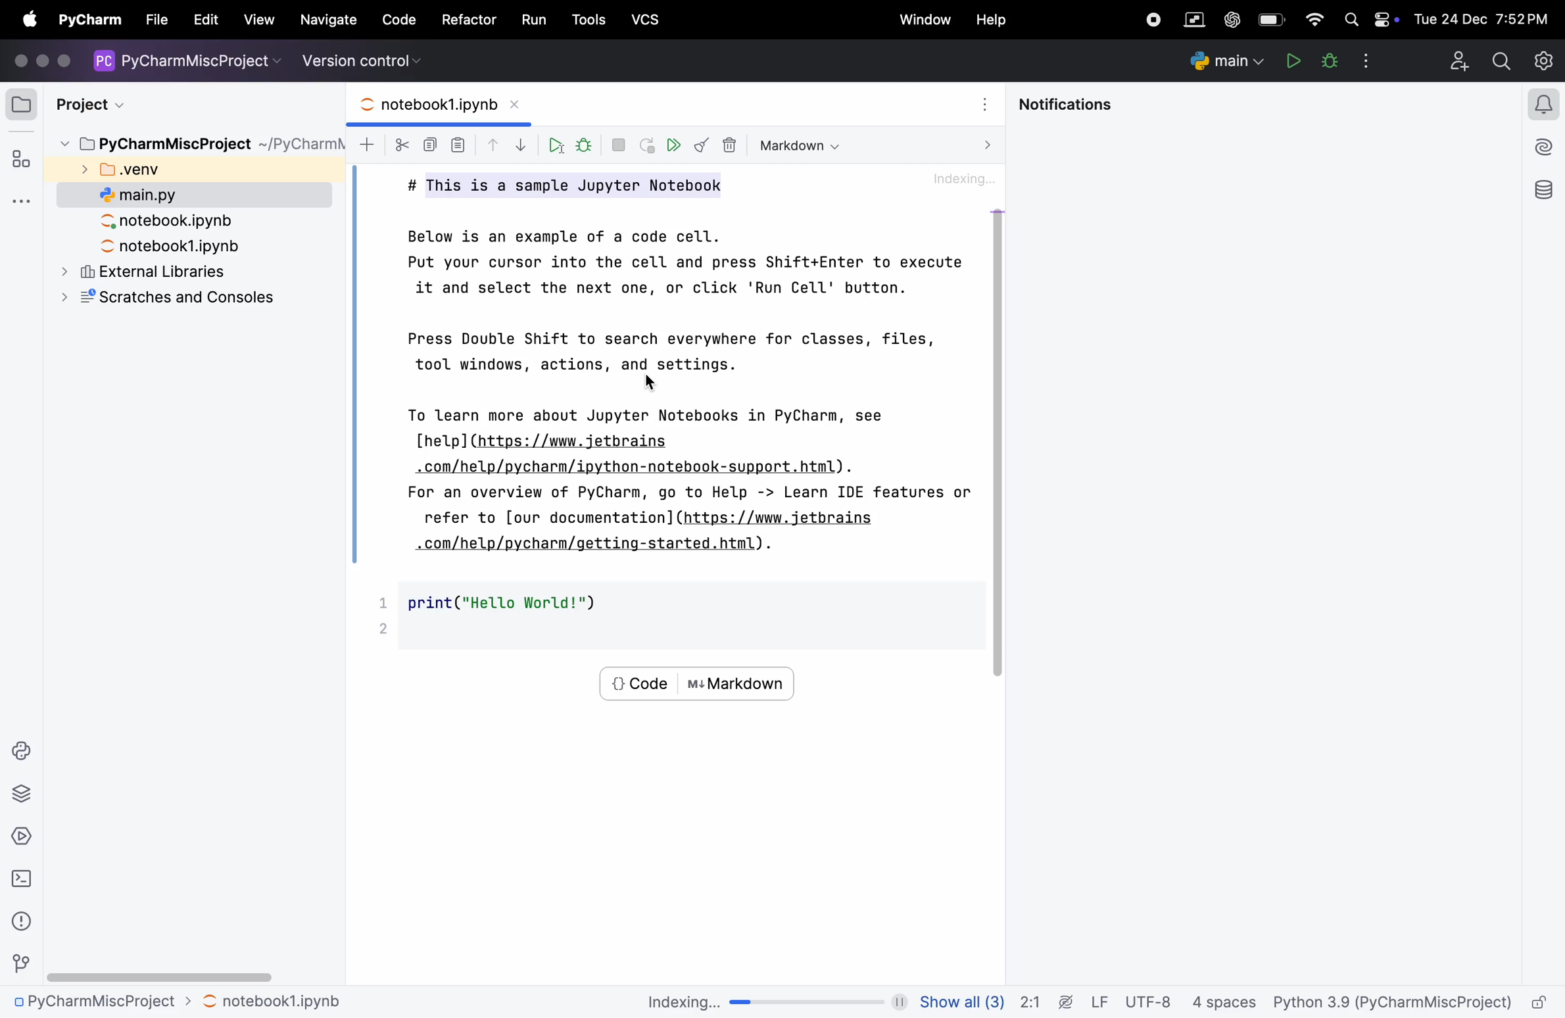 This screenshot has width=1565, height=1018. Describe the element at coordinates (1292, 59) in the screenshot. I see `pause play` at that location.